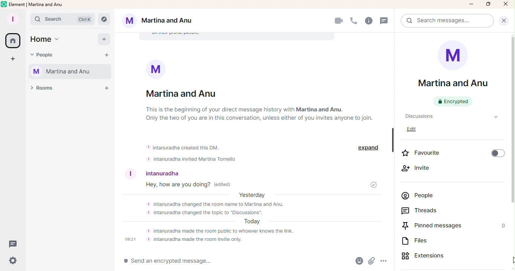  I want to click on People, so click(48, 56).